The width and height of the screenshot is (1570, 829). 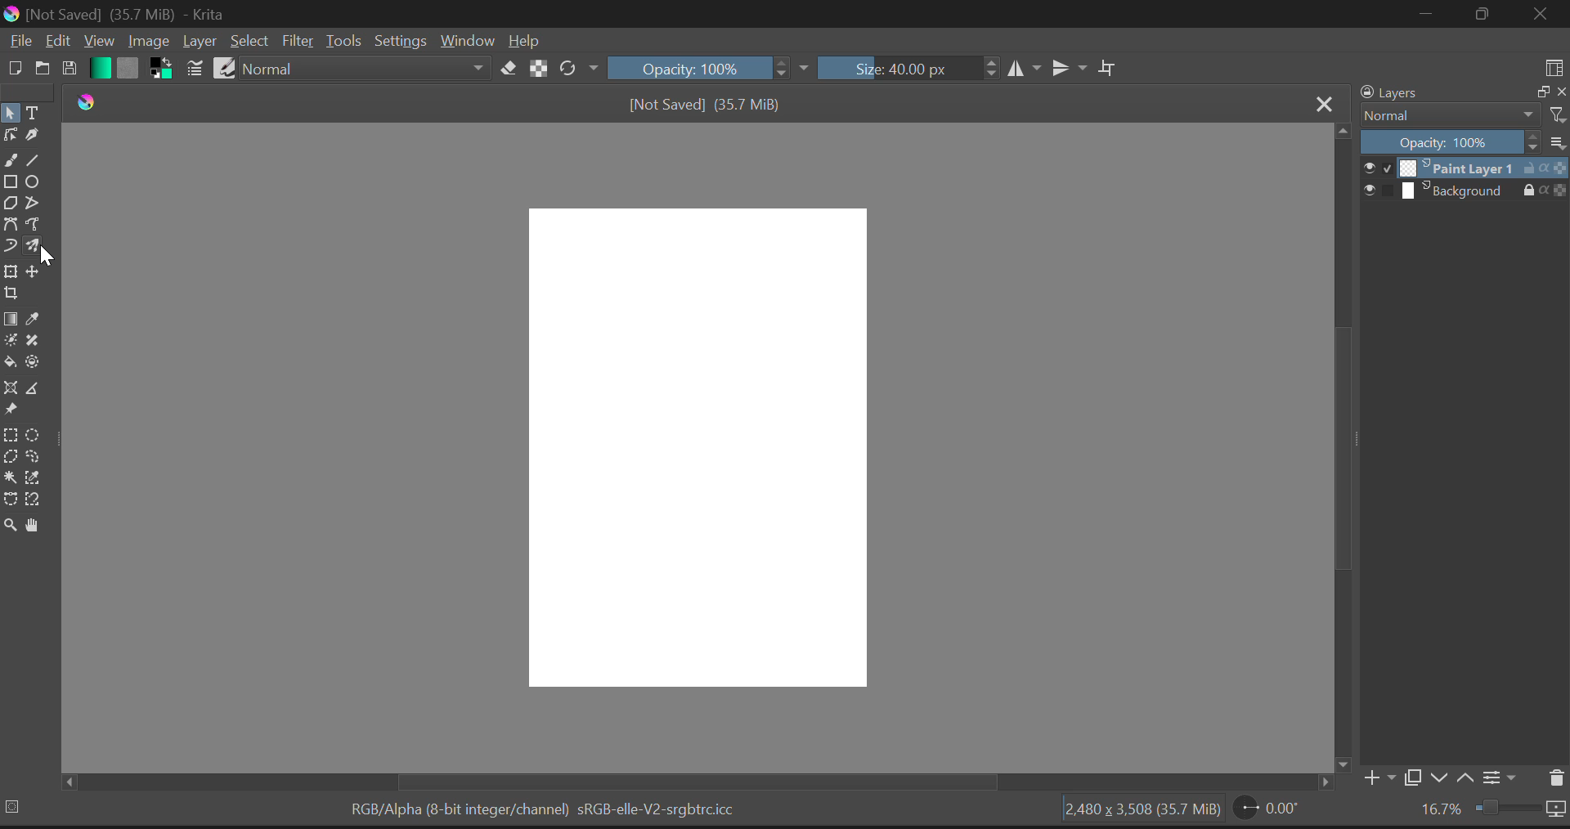 I want to click on Select, so click(x=10, y=113).